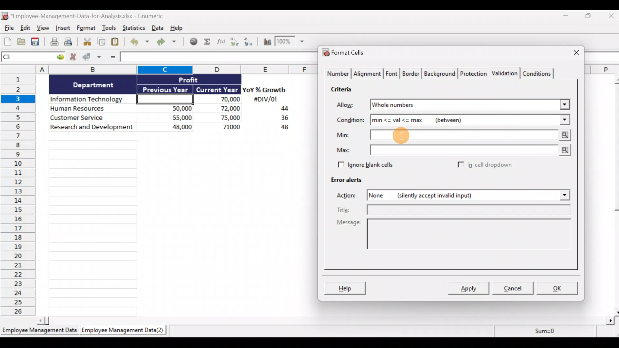  I want to click on Print preview, so click(72, 43).